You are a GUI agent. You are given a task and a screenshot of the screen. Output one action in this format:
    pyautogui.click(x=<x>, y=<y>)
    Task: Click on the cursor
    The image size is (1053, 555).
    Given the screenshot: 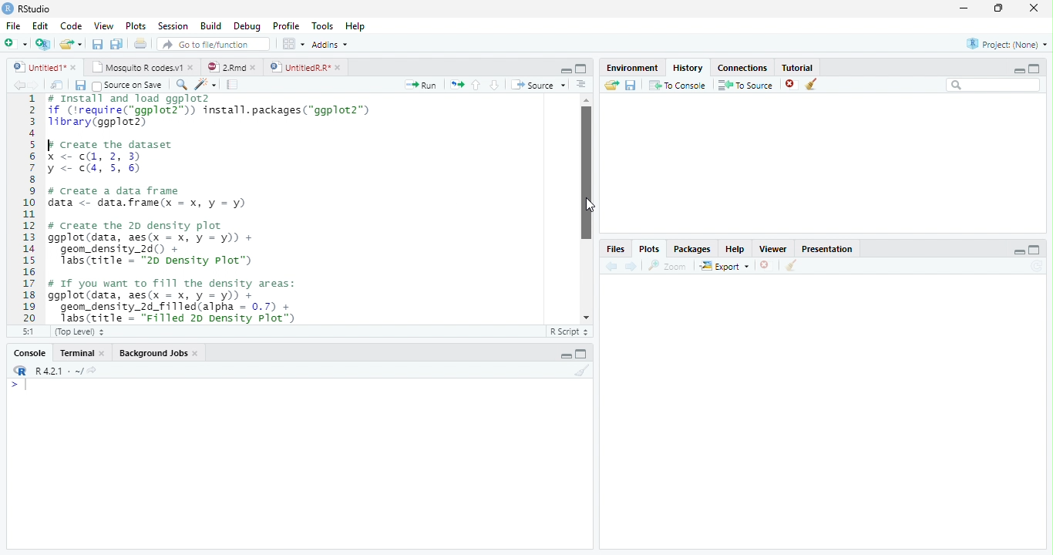 What is the action you would take?
    pyautogui.click(x=590, y=204)
    